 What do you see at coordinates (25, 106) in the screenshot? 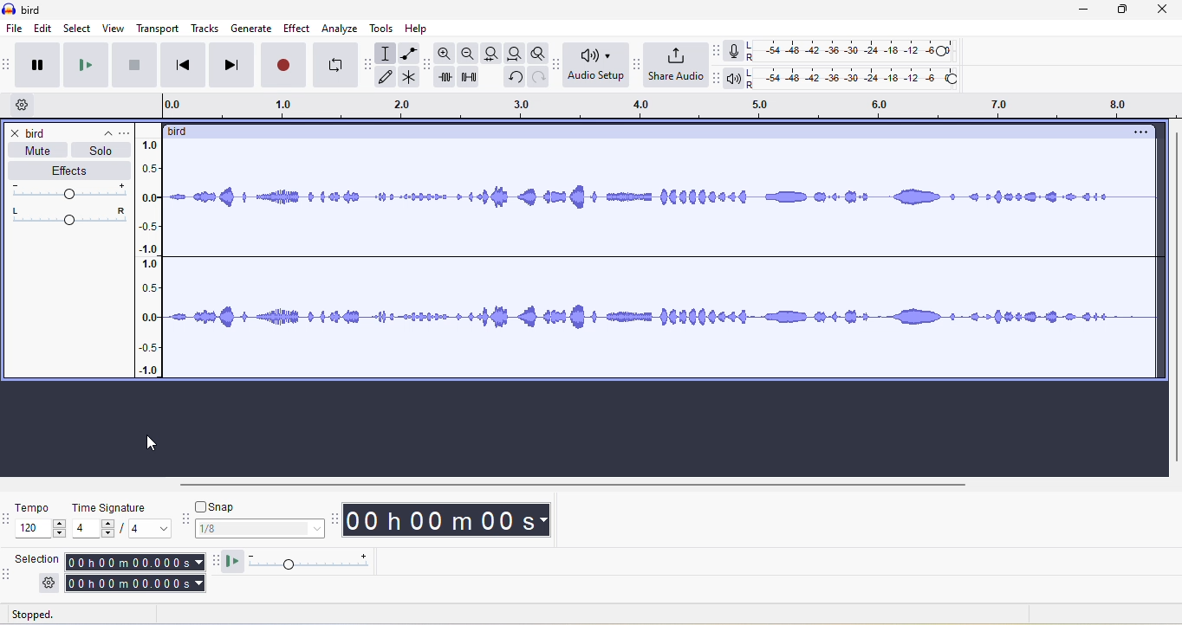
I see `timeline option` at bounding box center [25, 106].